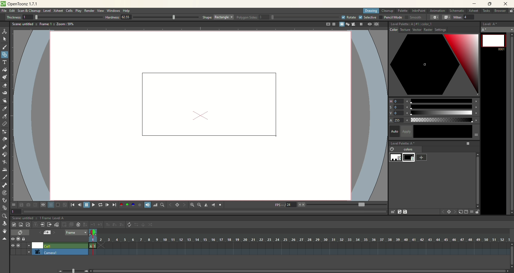 The height and width of the screenshot is (273, 514). Describe the element at coordinates (50, 225) in the screenshot. I see `close sub-Xsheet` at that location.